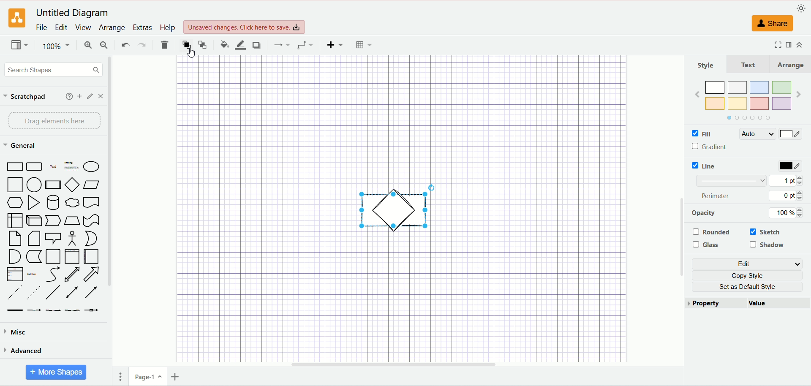 The width and height of the screenshot is (811, 386). What do you see at coordinates (223, 44) in the screenshot?
I see `fill color` at bounding box center [223, 44].